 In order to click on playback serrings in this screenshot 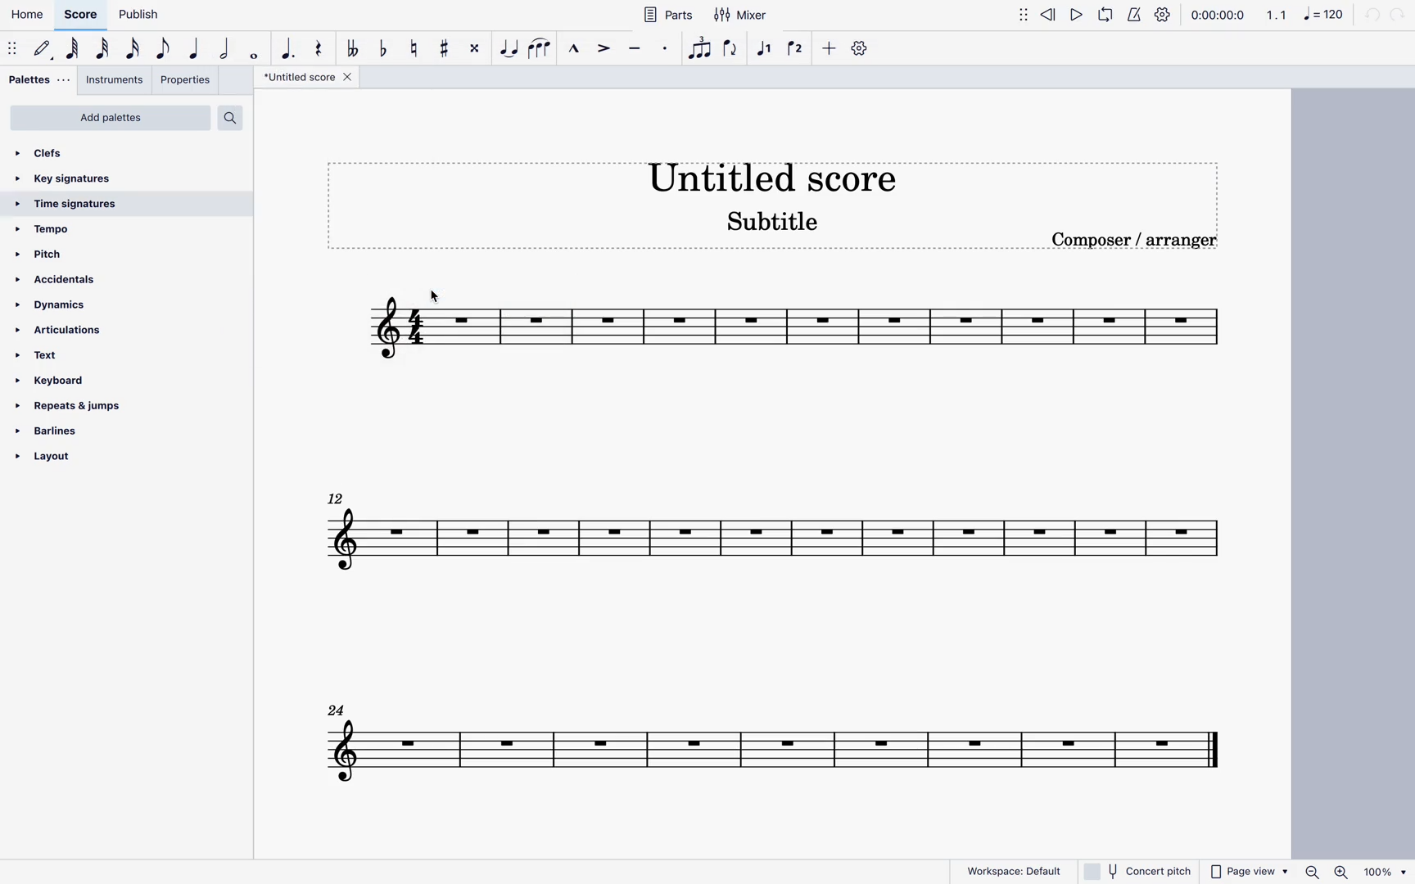, I will do `click(1165, 16)`.